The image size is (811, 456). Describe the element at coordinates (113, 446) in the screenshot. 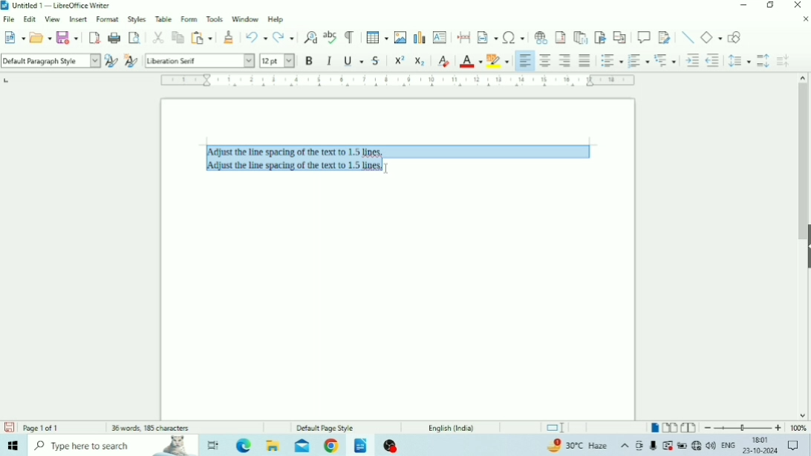

I see `Type here to search` at that location.